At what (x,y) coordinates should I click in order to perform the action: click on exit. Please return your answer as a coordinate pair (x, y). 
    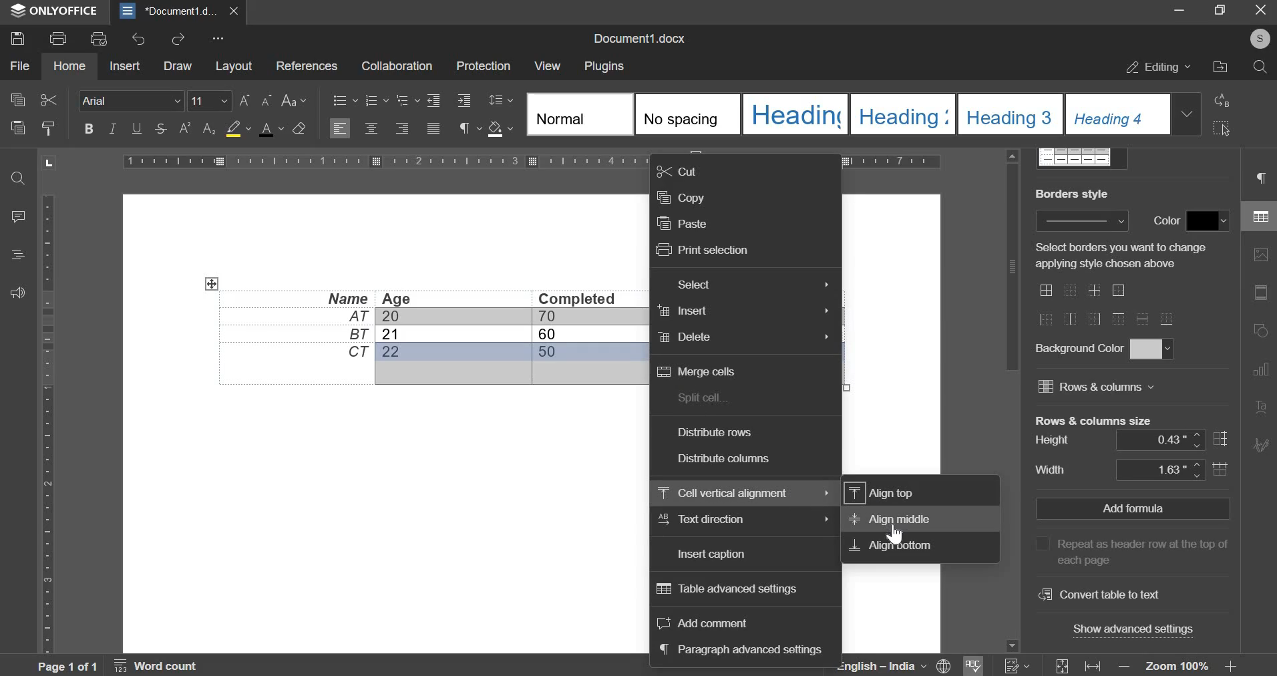
    Looking at the image, I should click on (1262, 9).